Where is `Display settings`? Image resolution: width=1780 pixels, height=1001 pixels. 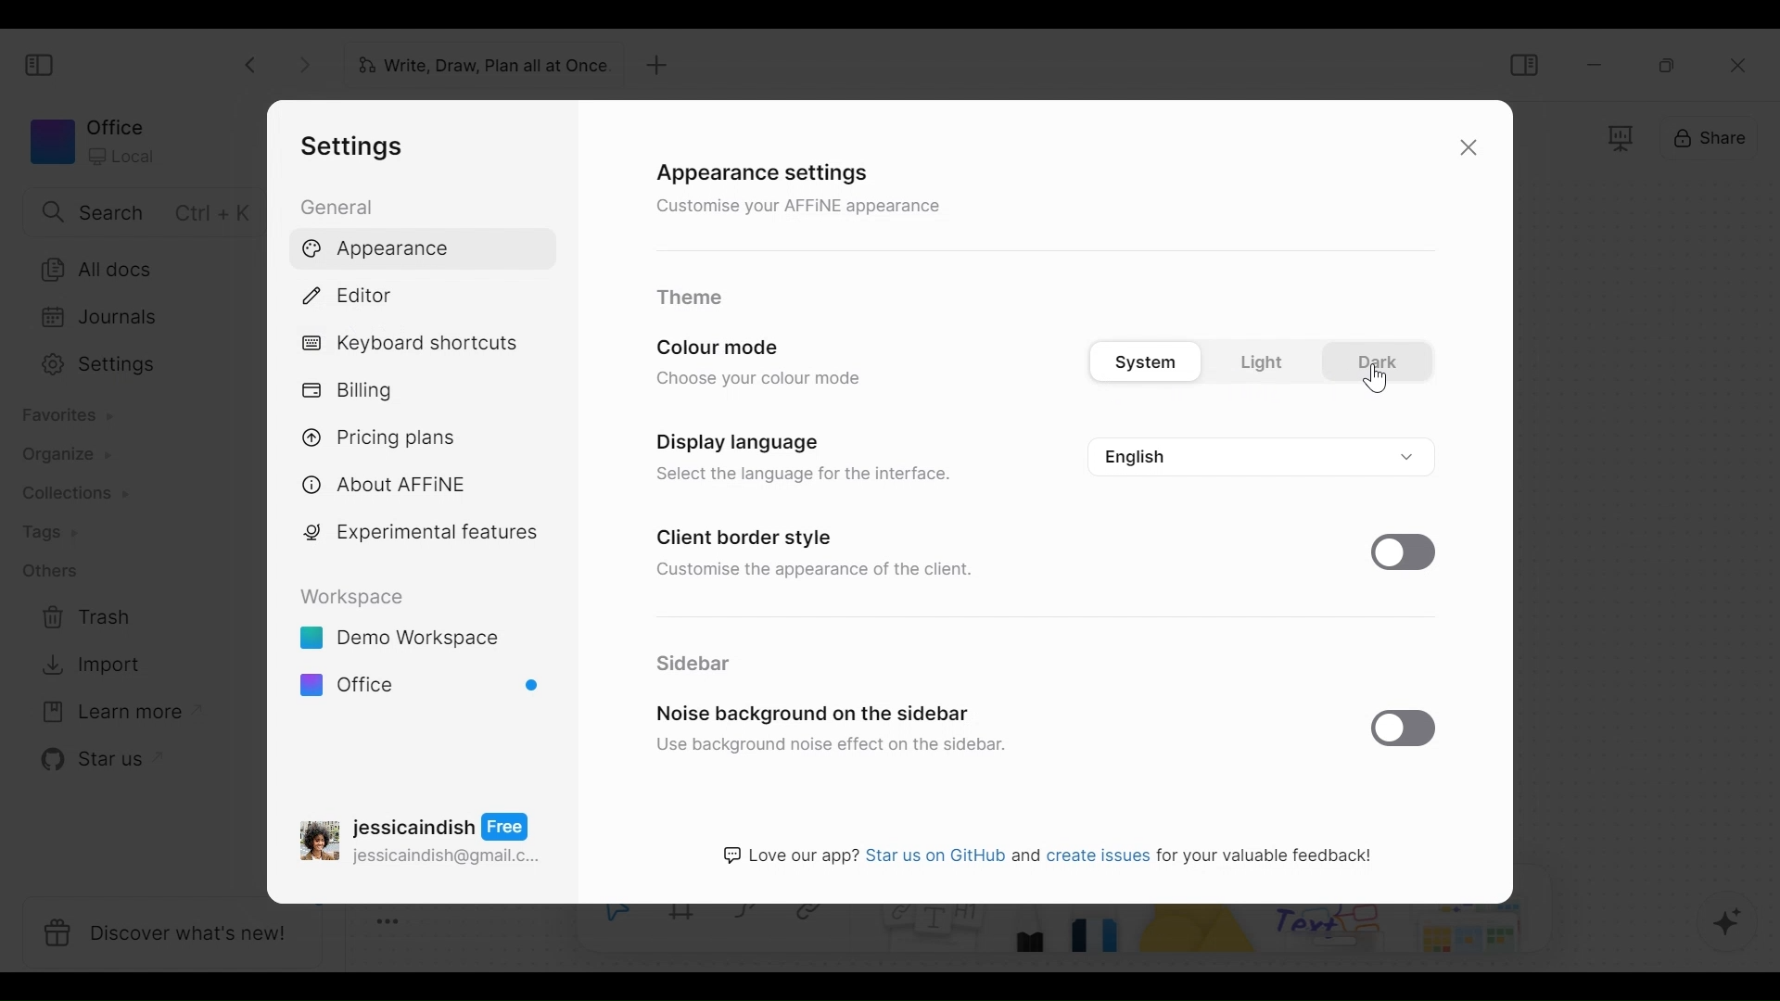 Display settings is located at coordinates (799, 455).